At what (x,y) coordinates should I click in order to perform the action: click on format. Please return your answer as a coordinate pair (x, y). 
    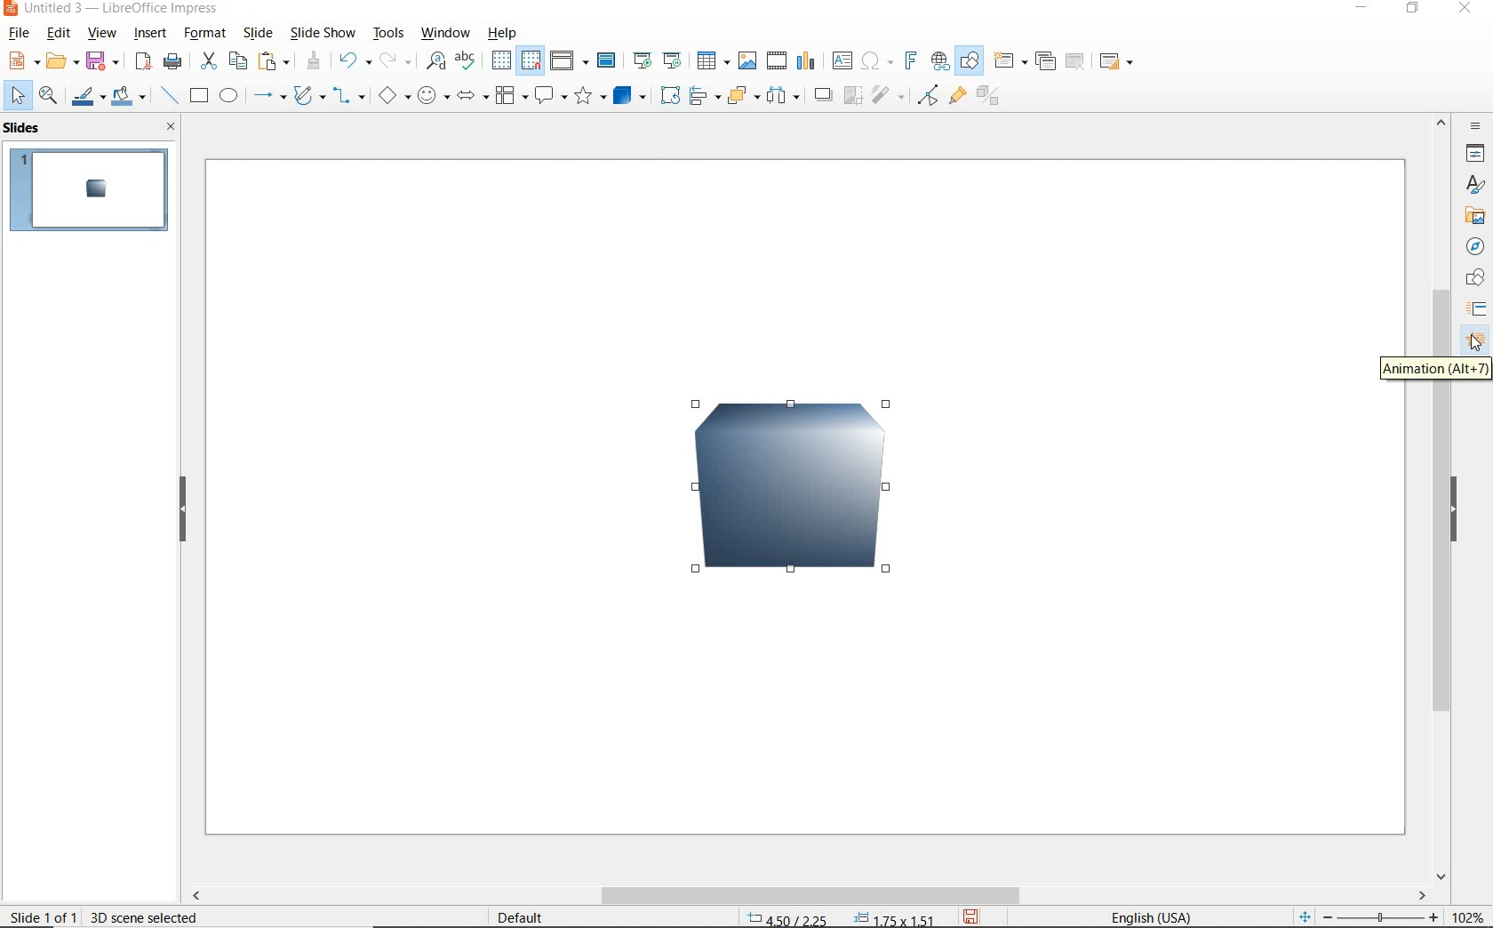
    Looking at the image, I should click on (203, 33).